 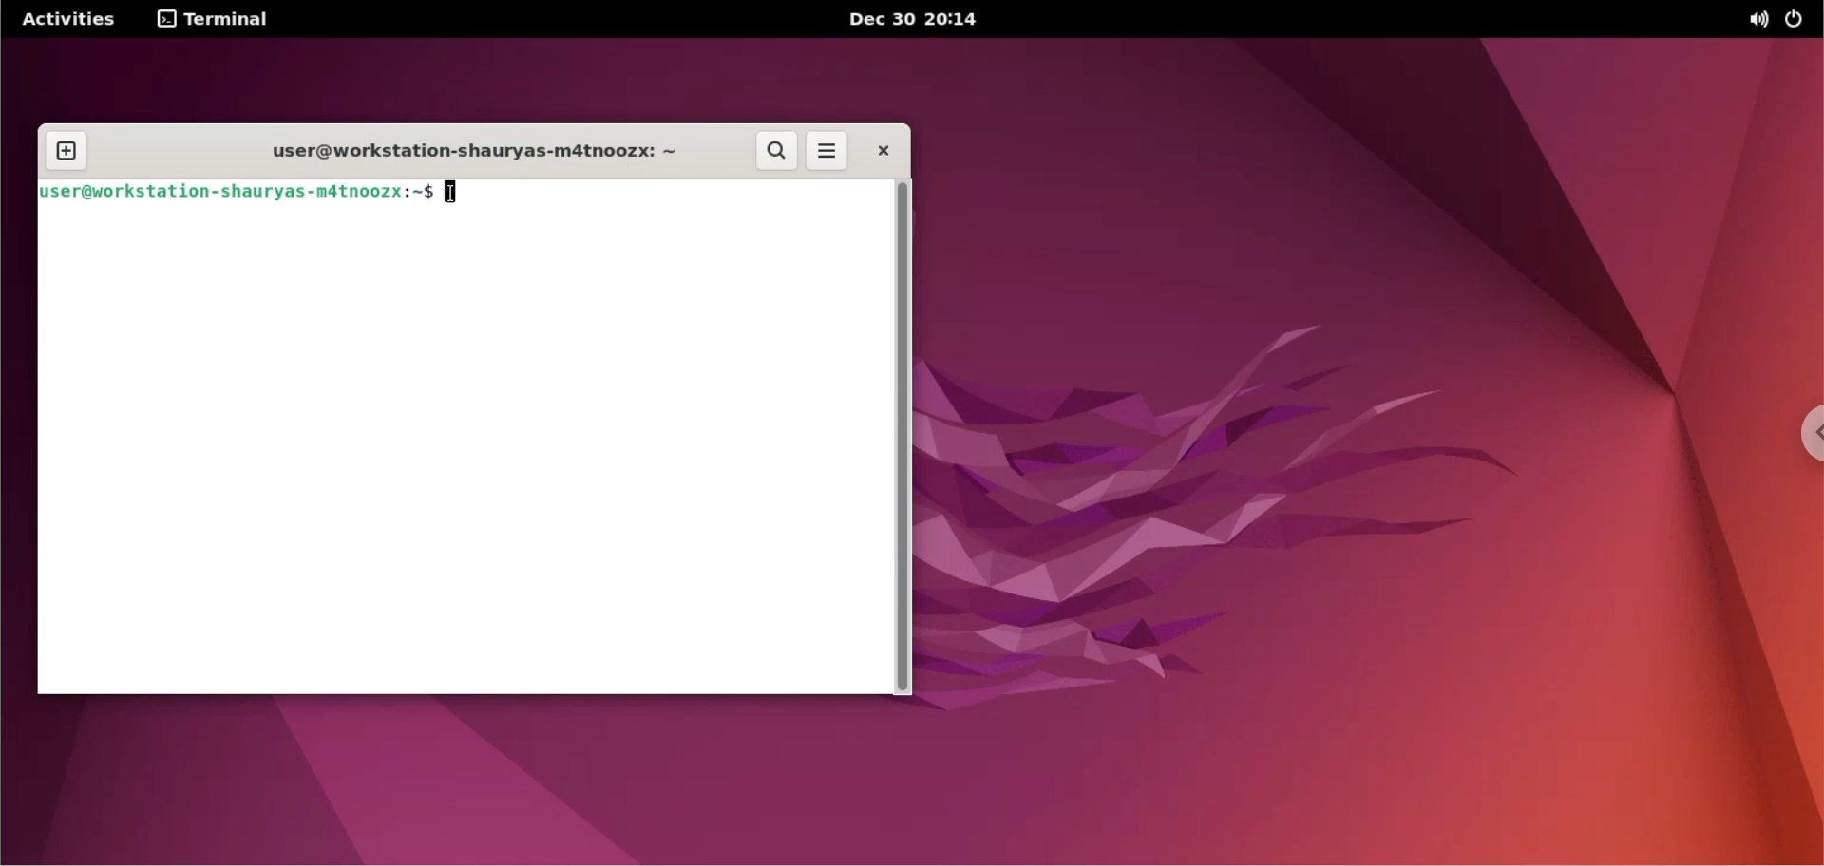 What do you see at coordinates (1799, 428) in the screenshot?
I see `chrome options` at bounding box center [1799, 428].